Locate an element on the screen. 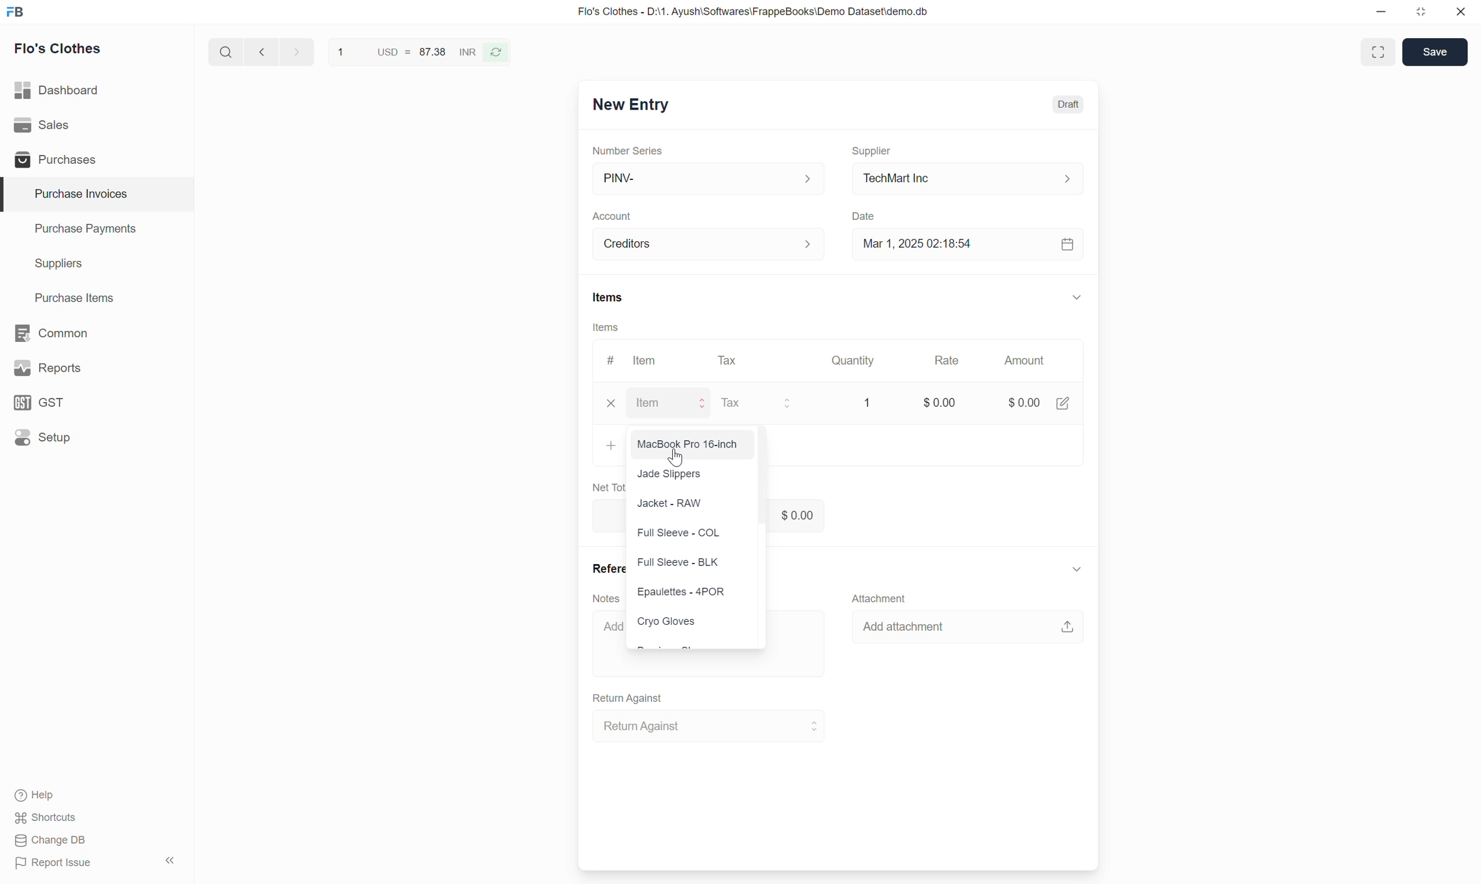  Rate is located at coordinates (947, 360).